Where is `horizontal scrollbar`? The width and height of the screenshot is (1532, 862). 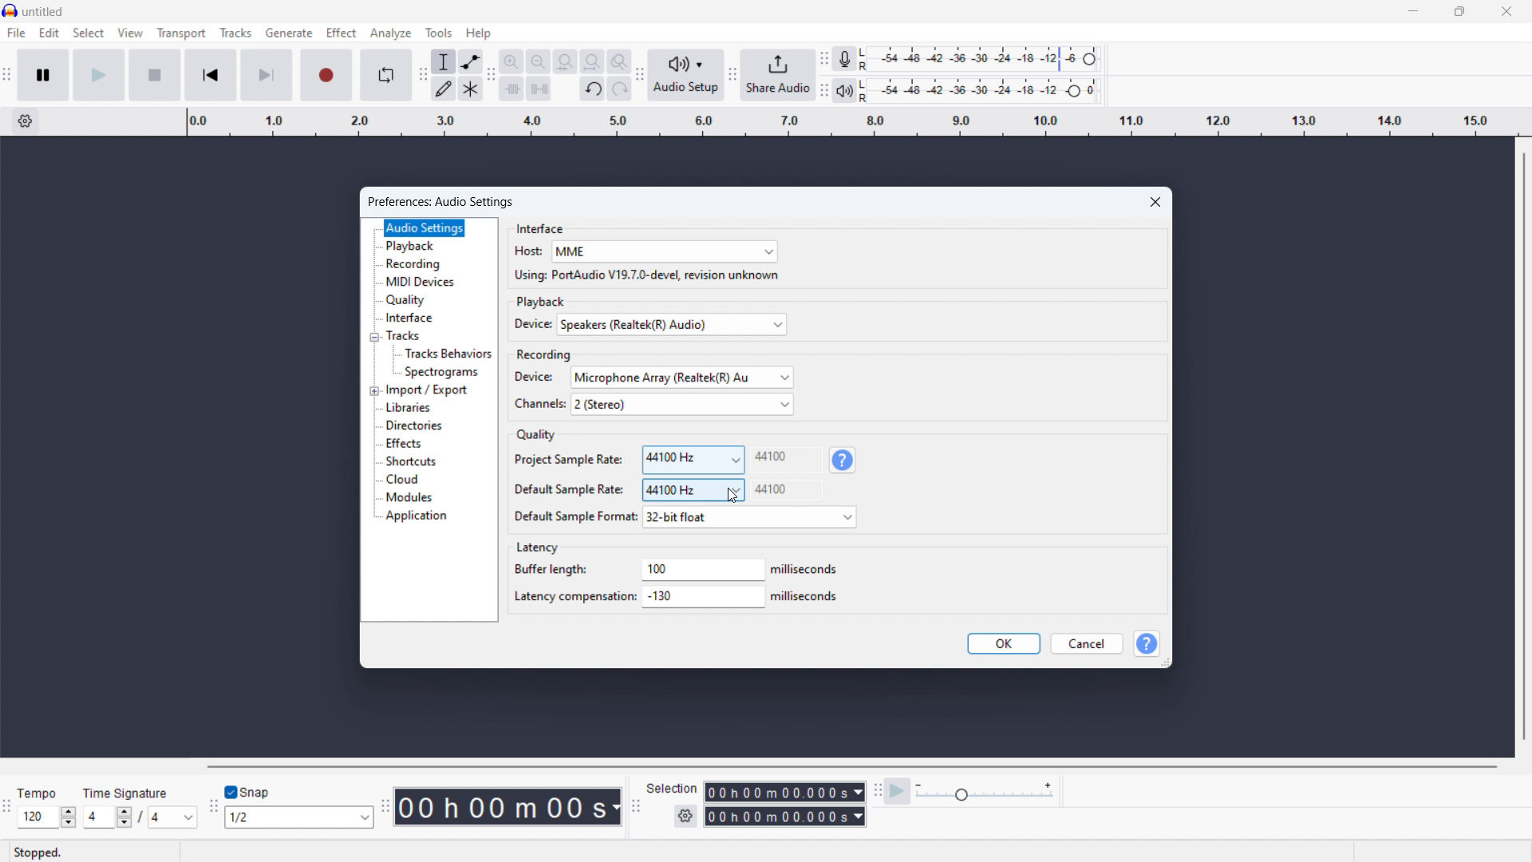
horizontal scrollbar is located at coordinates (854, 767).